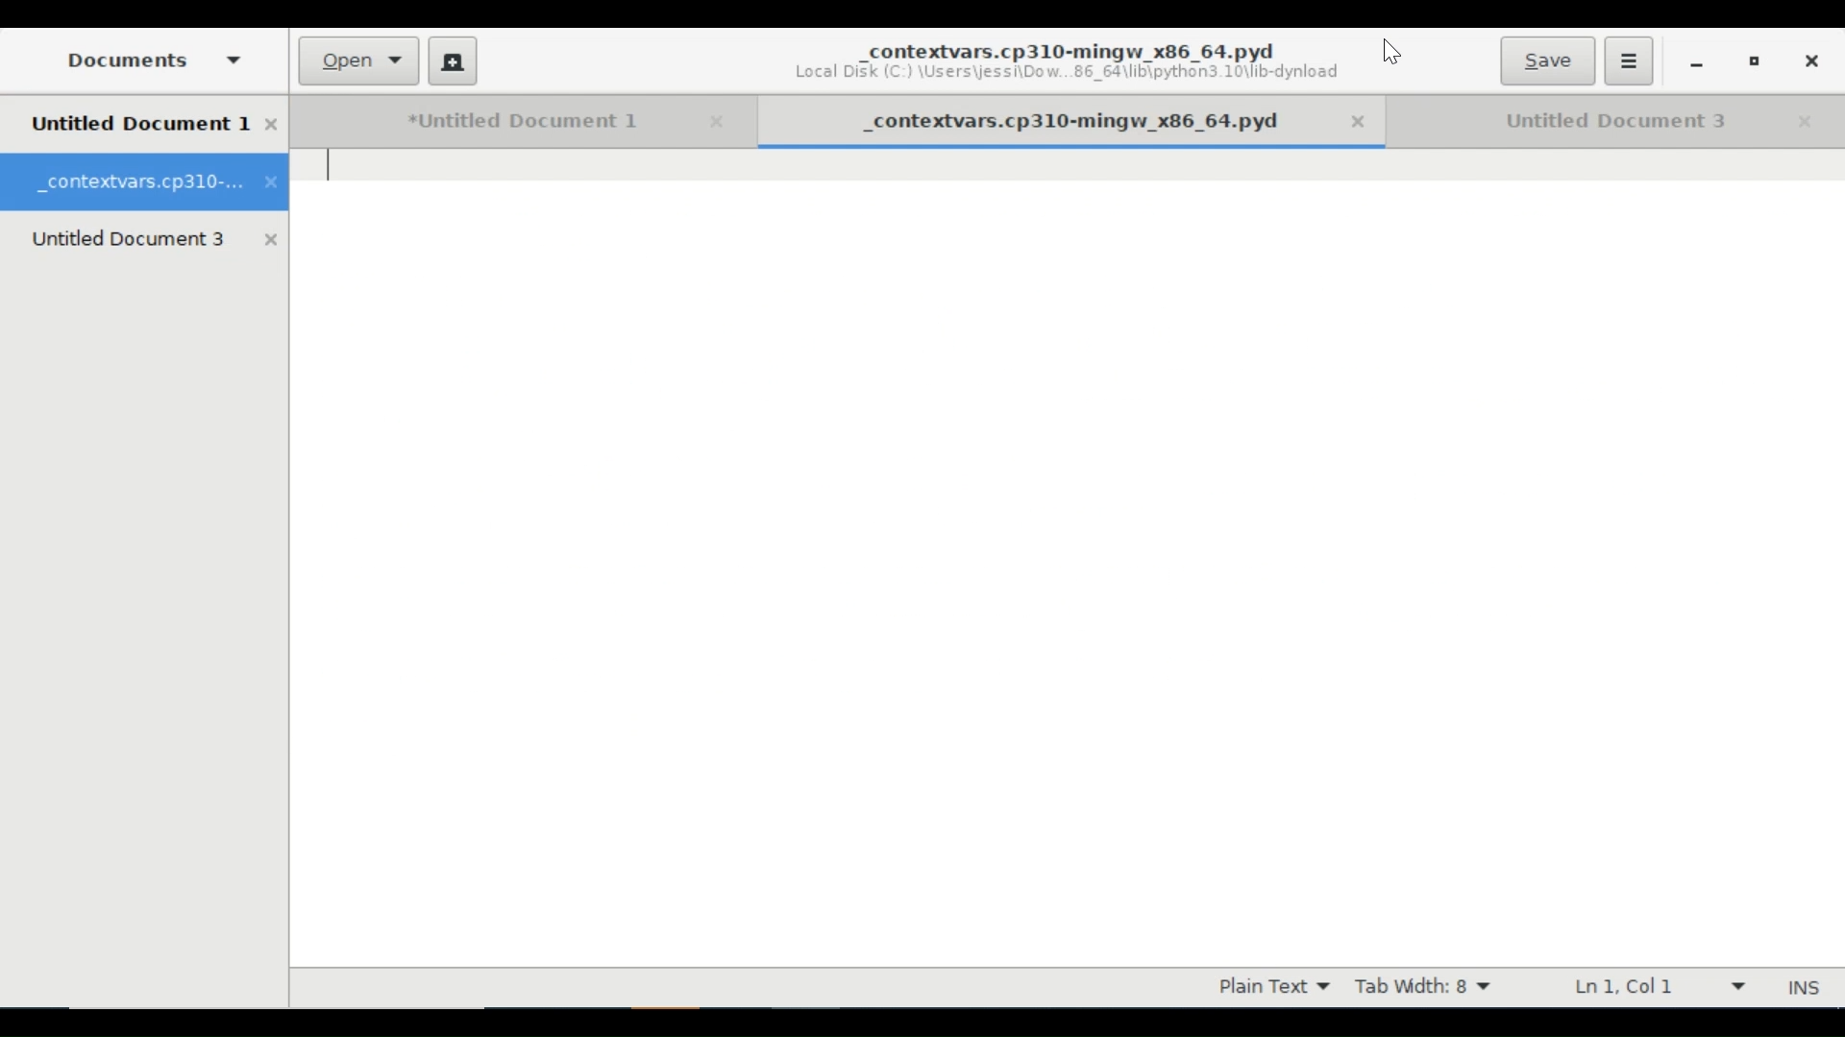  I want to click on Side Pane, so click(149, 60).